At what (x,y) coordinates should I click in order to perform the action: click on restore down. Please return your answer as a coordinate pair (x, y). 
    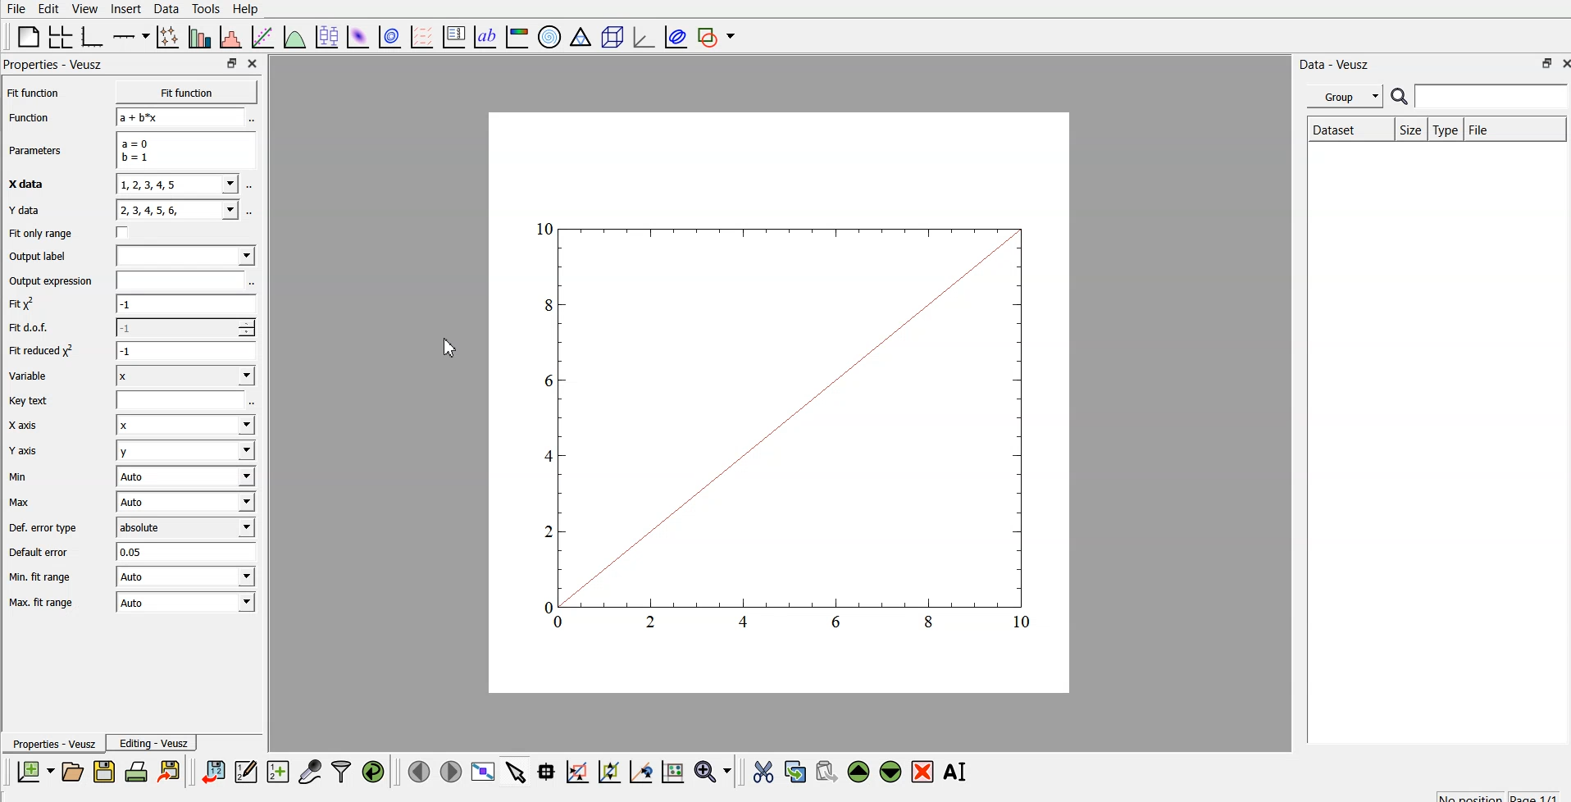
    Looking at the image, I should click on (1540, 66).